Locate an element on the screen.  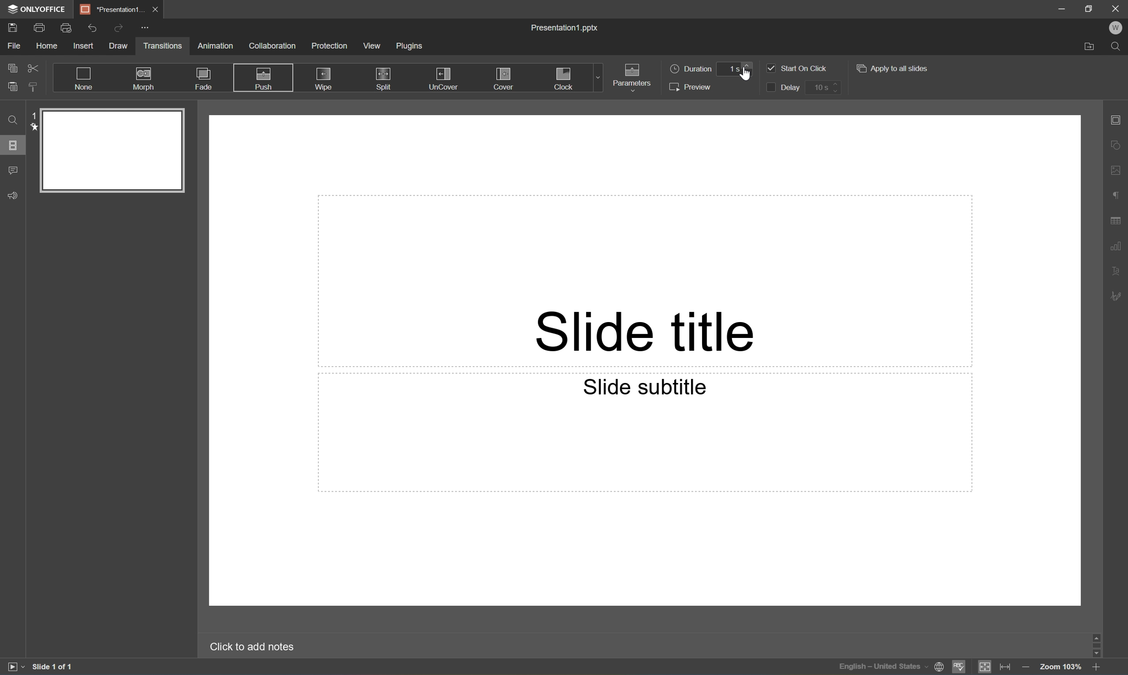
Home is located at coordinates (46, 45).